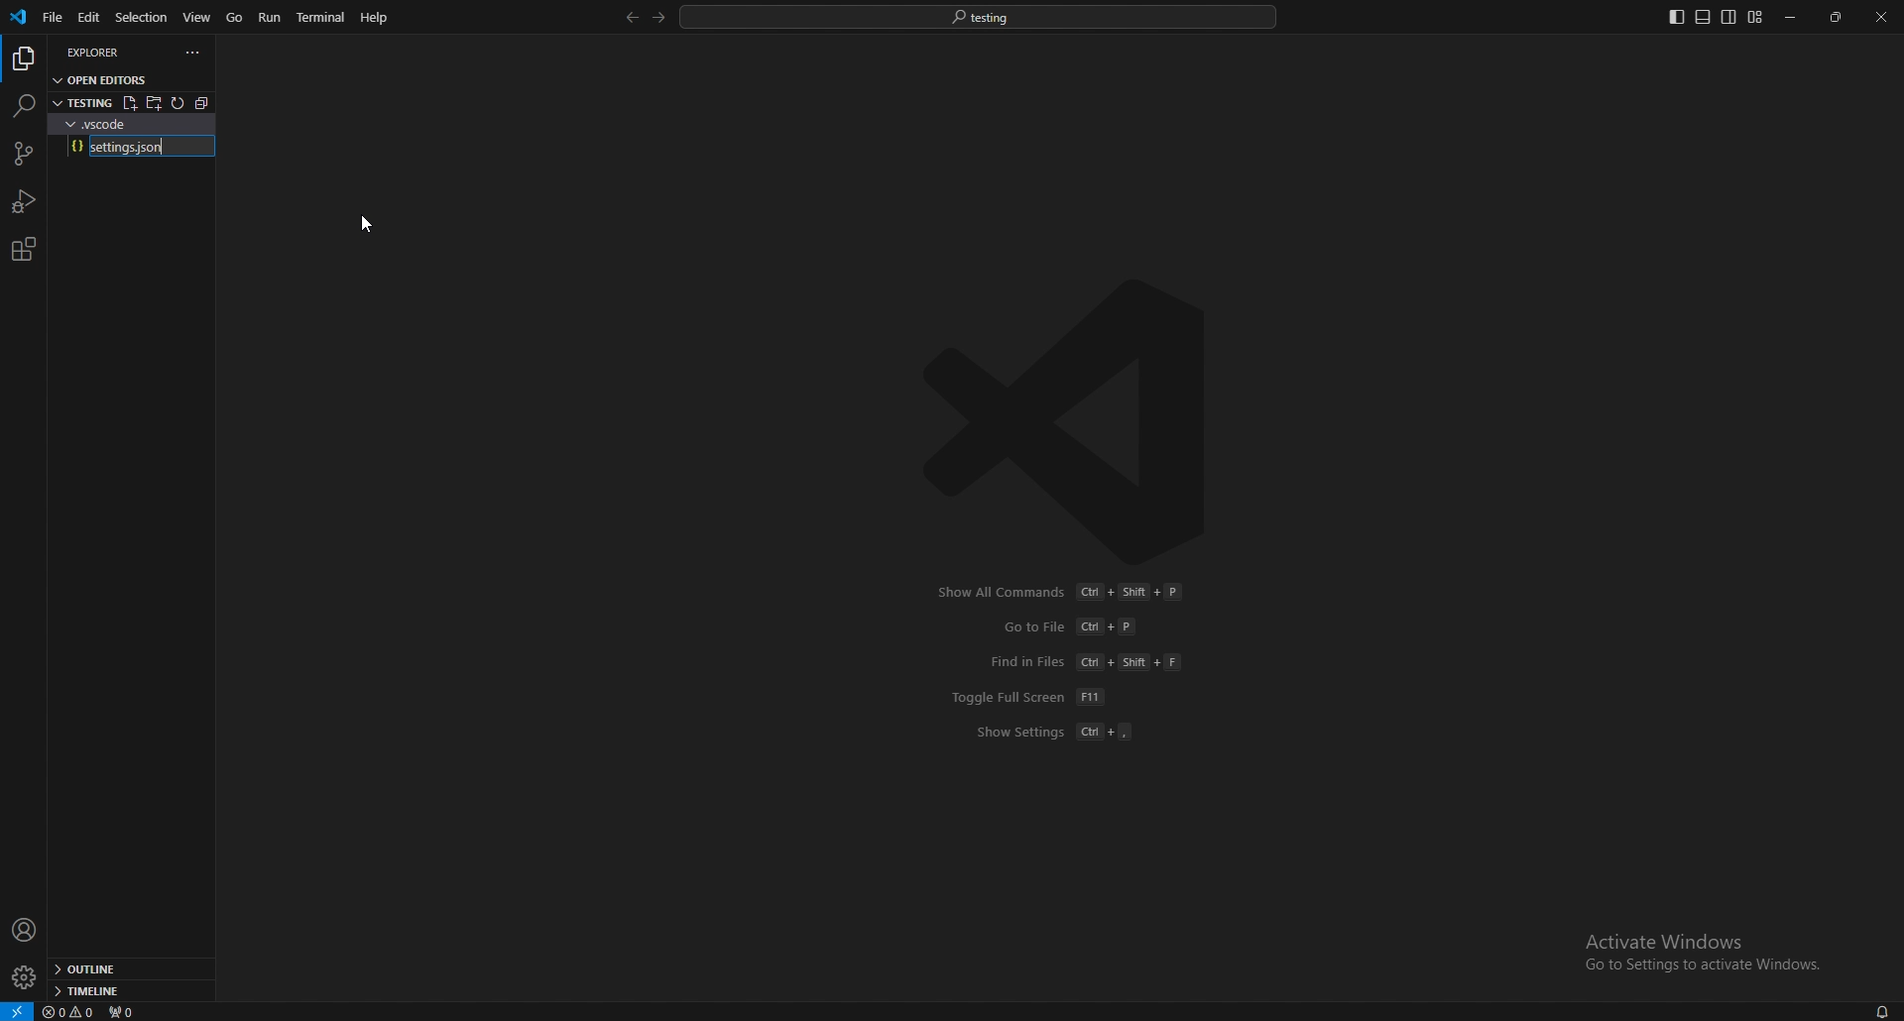 This screenshot has width=1904, height=1021. I want to click on go, so click(235, 18).